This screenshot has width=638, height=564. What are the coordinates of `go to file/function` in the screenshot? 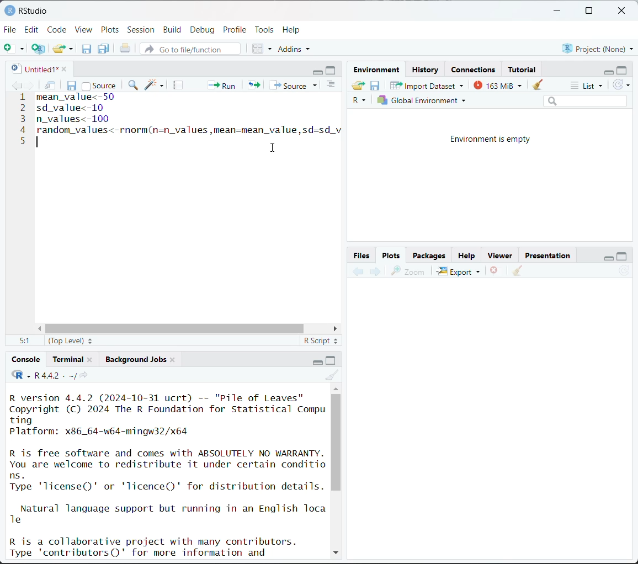 It's located at (189, 50).